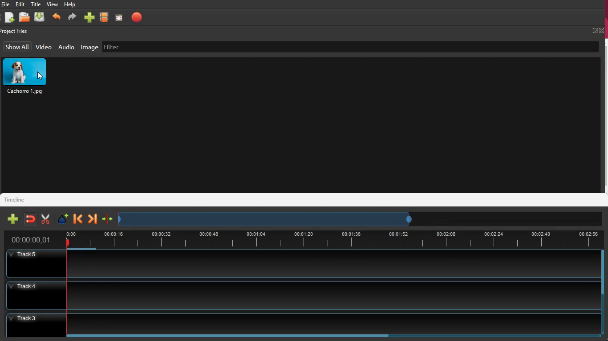 The width and height of the screenshot is (608, 341). What do you see at coordinates (61, 218) in the screenshot?
I see `effect` at bounding box center [61, 218].